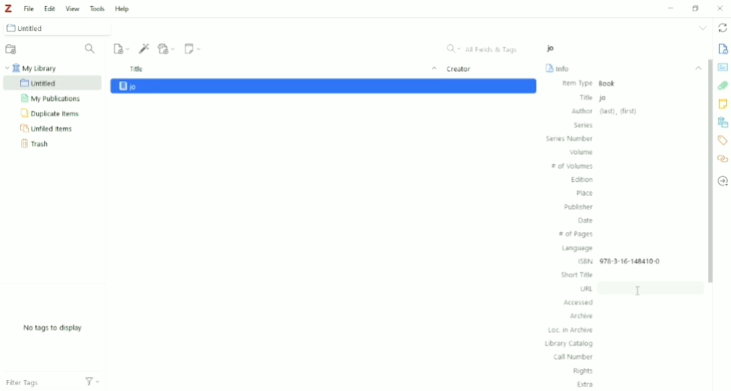 The height and width of the screenshot is (391, 731). I want to click on Add Item (s) by Identifier, so click(143, 48).